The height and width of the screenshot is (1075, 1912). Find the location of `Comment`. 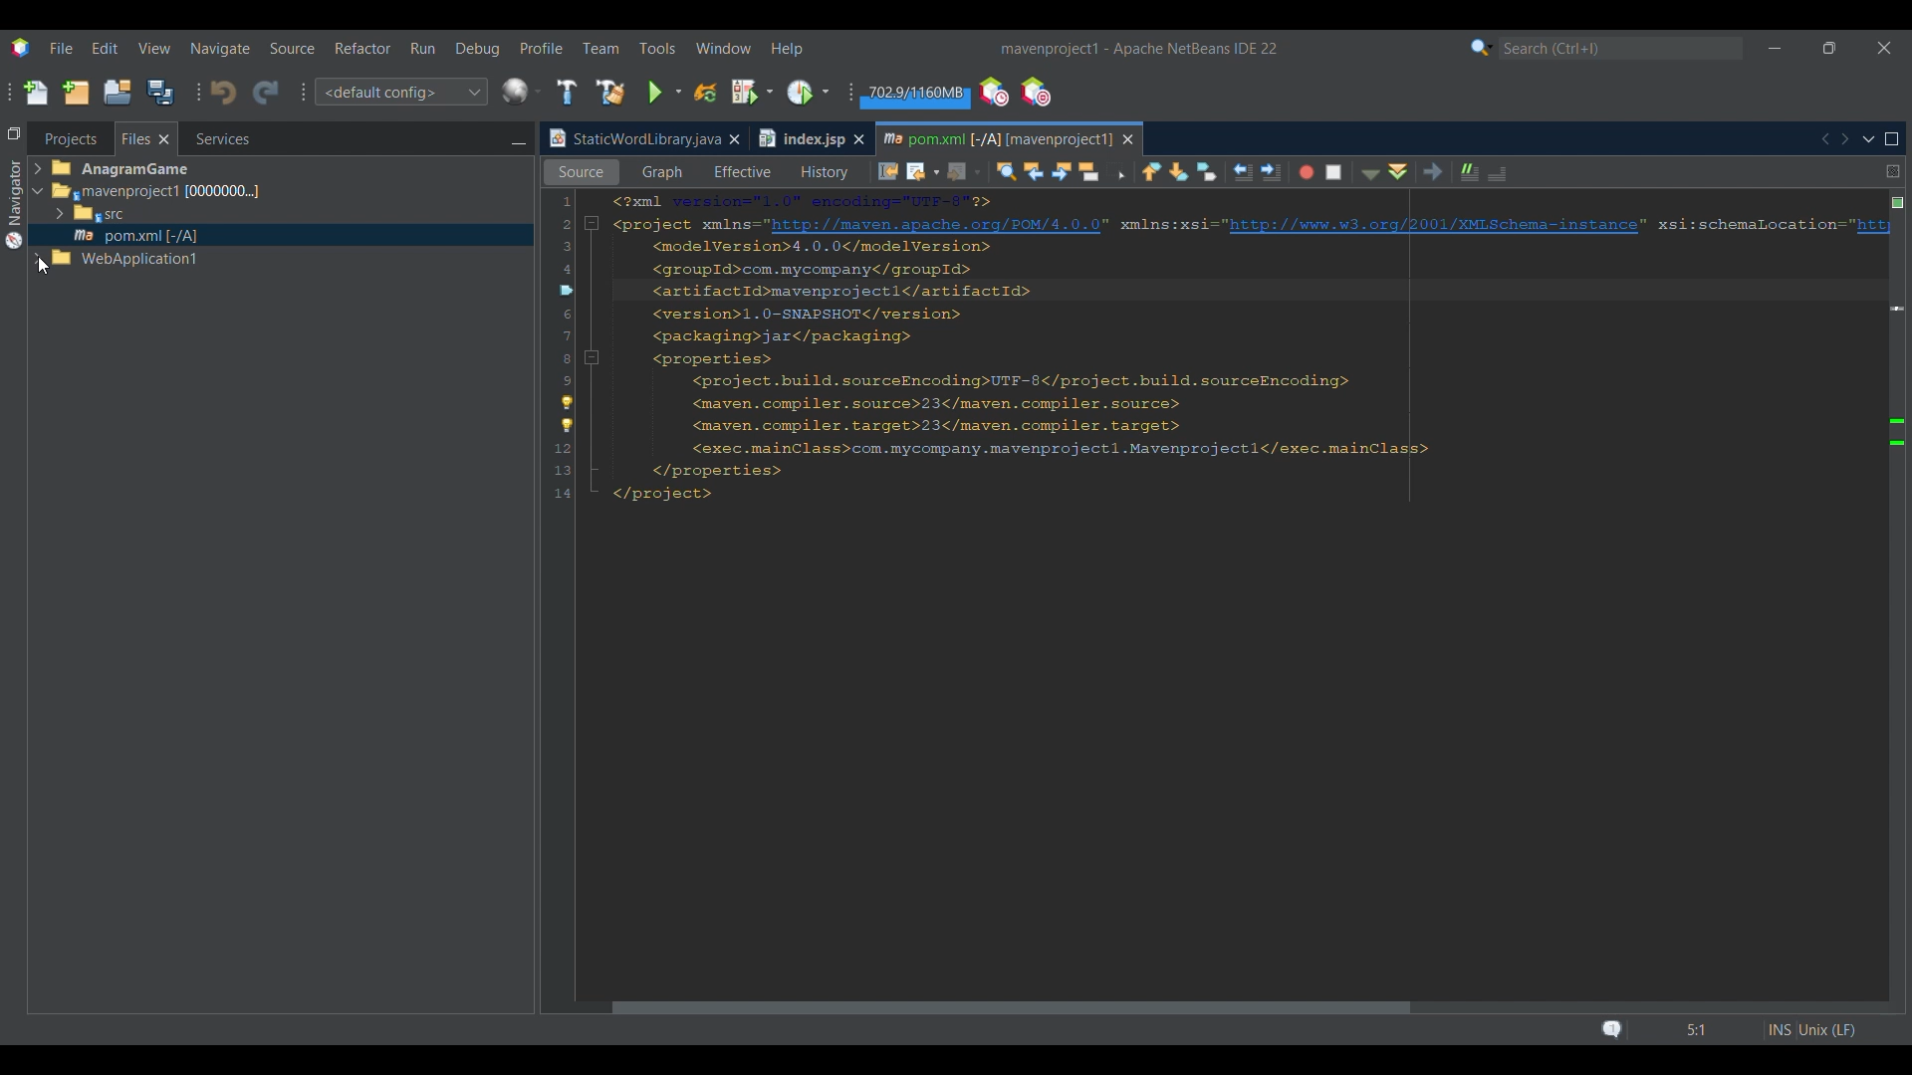

Comment is located at coordinates (1465, 169).